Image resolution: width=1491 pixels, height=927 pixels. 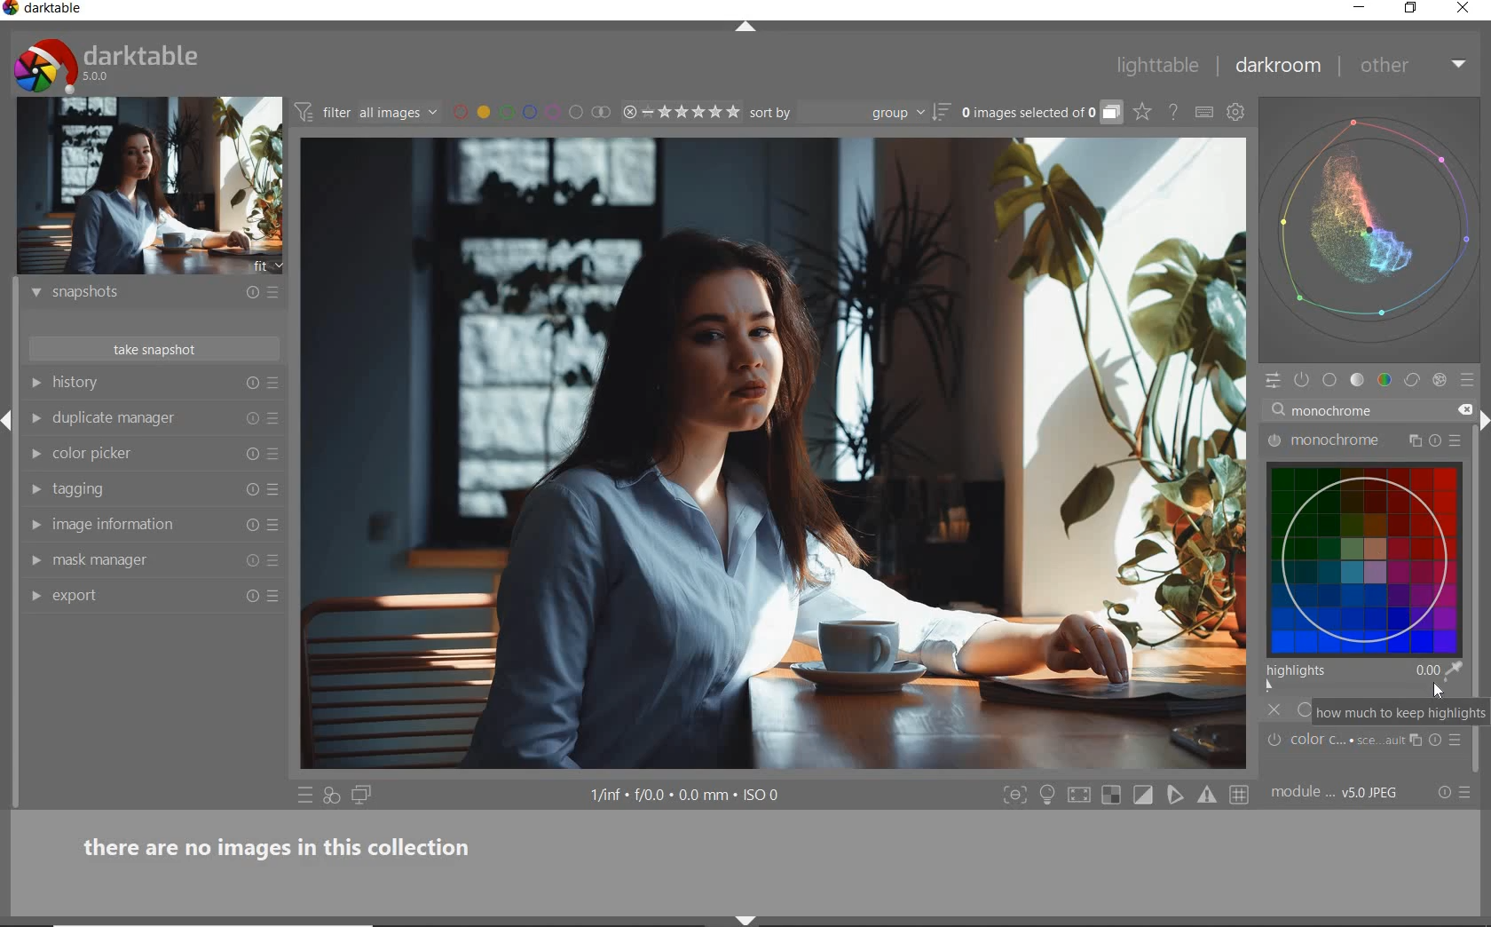 What do you see at coordinates (1440, 382) in the screenshot?
I see `effect` at bounding box center [1440, 382].